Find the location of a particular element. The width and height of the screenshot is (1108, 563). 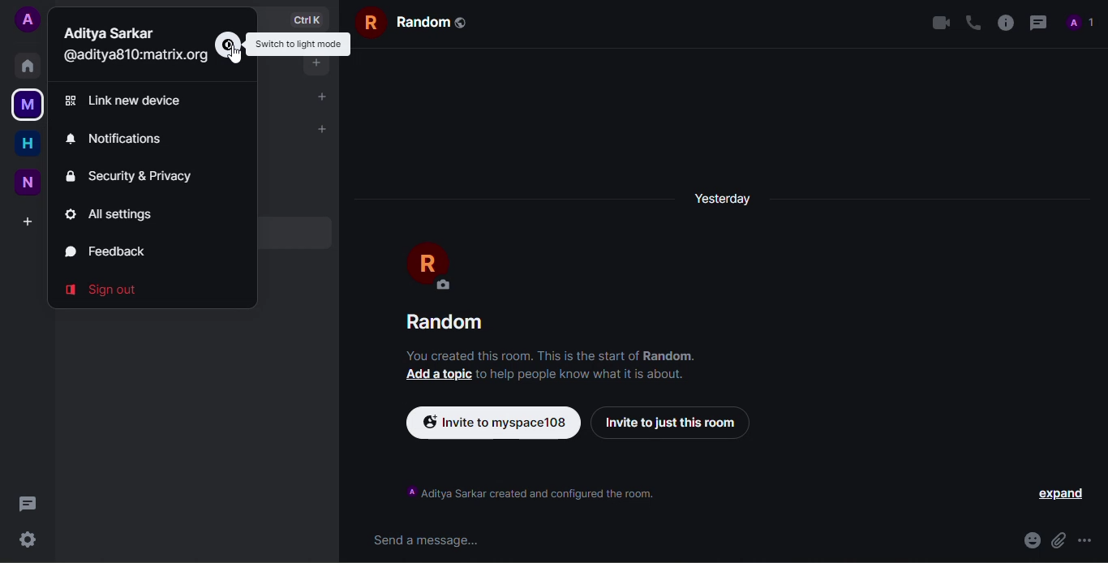

id is located at coordinates (134, 56).